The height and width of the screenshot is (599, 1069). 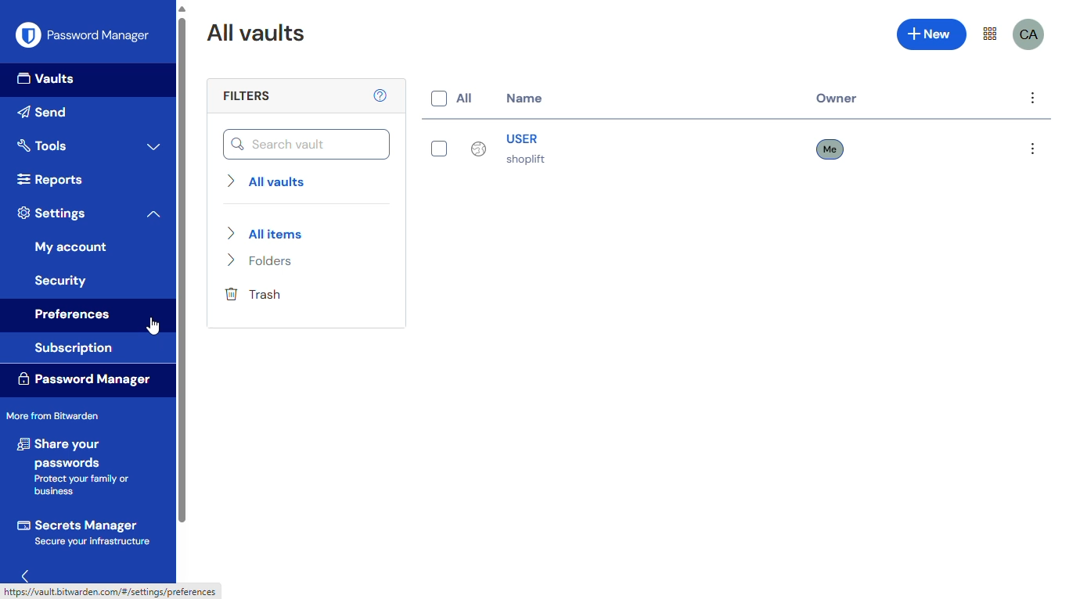 I want to click on folders, so click(x=263, y=261).